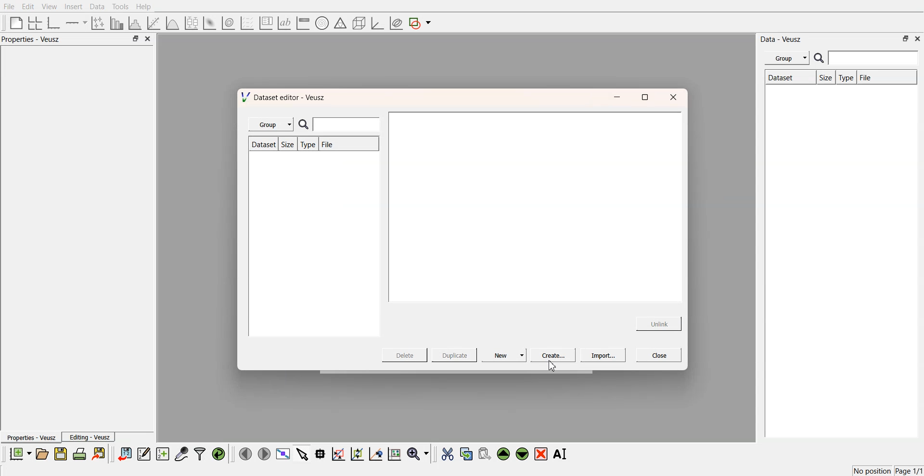 The image size is (924, 476). Describe the element at coordinates (466, 453) in the screenshot. I see `copy the selected widgets` at that location.